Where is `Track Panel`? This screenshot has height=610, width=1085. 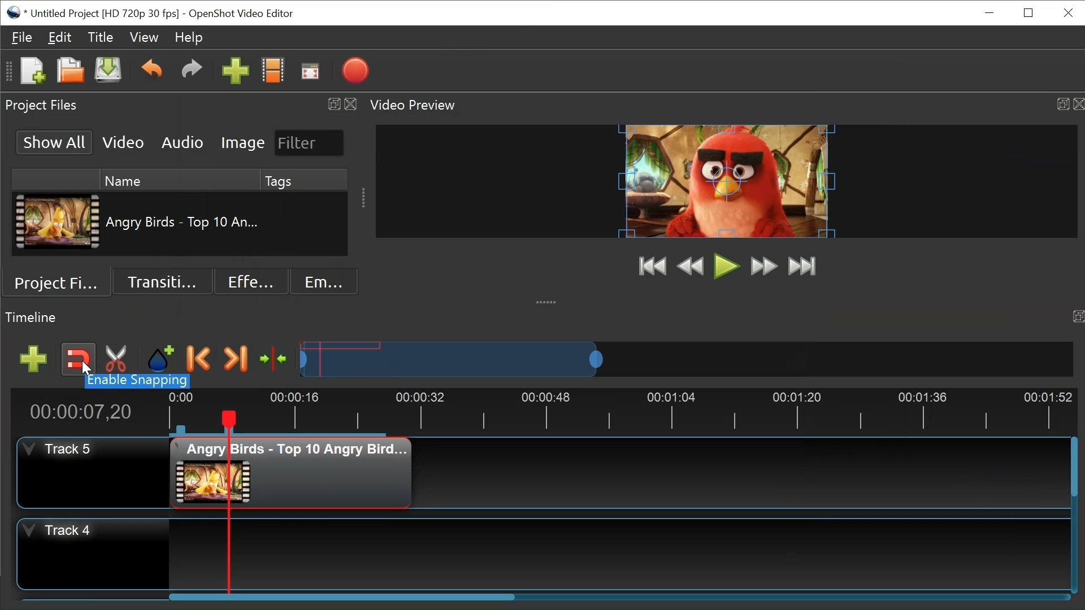
Track Panel is located at coordinates (618, 554).